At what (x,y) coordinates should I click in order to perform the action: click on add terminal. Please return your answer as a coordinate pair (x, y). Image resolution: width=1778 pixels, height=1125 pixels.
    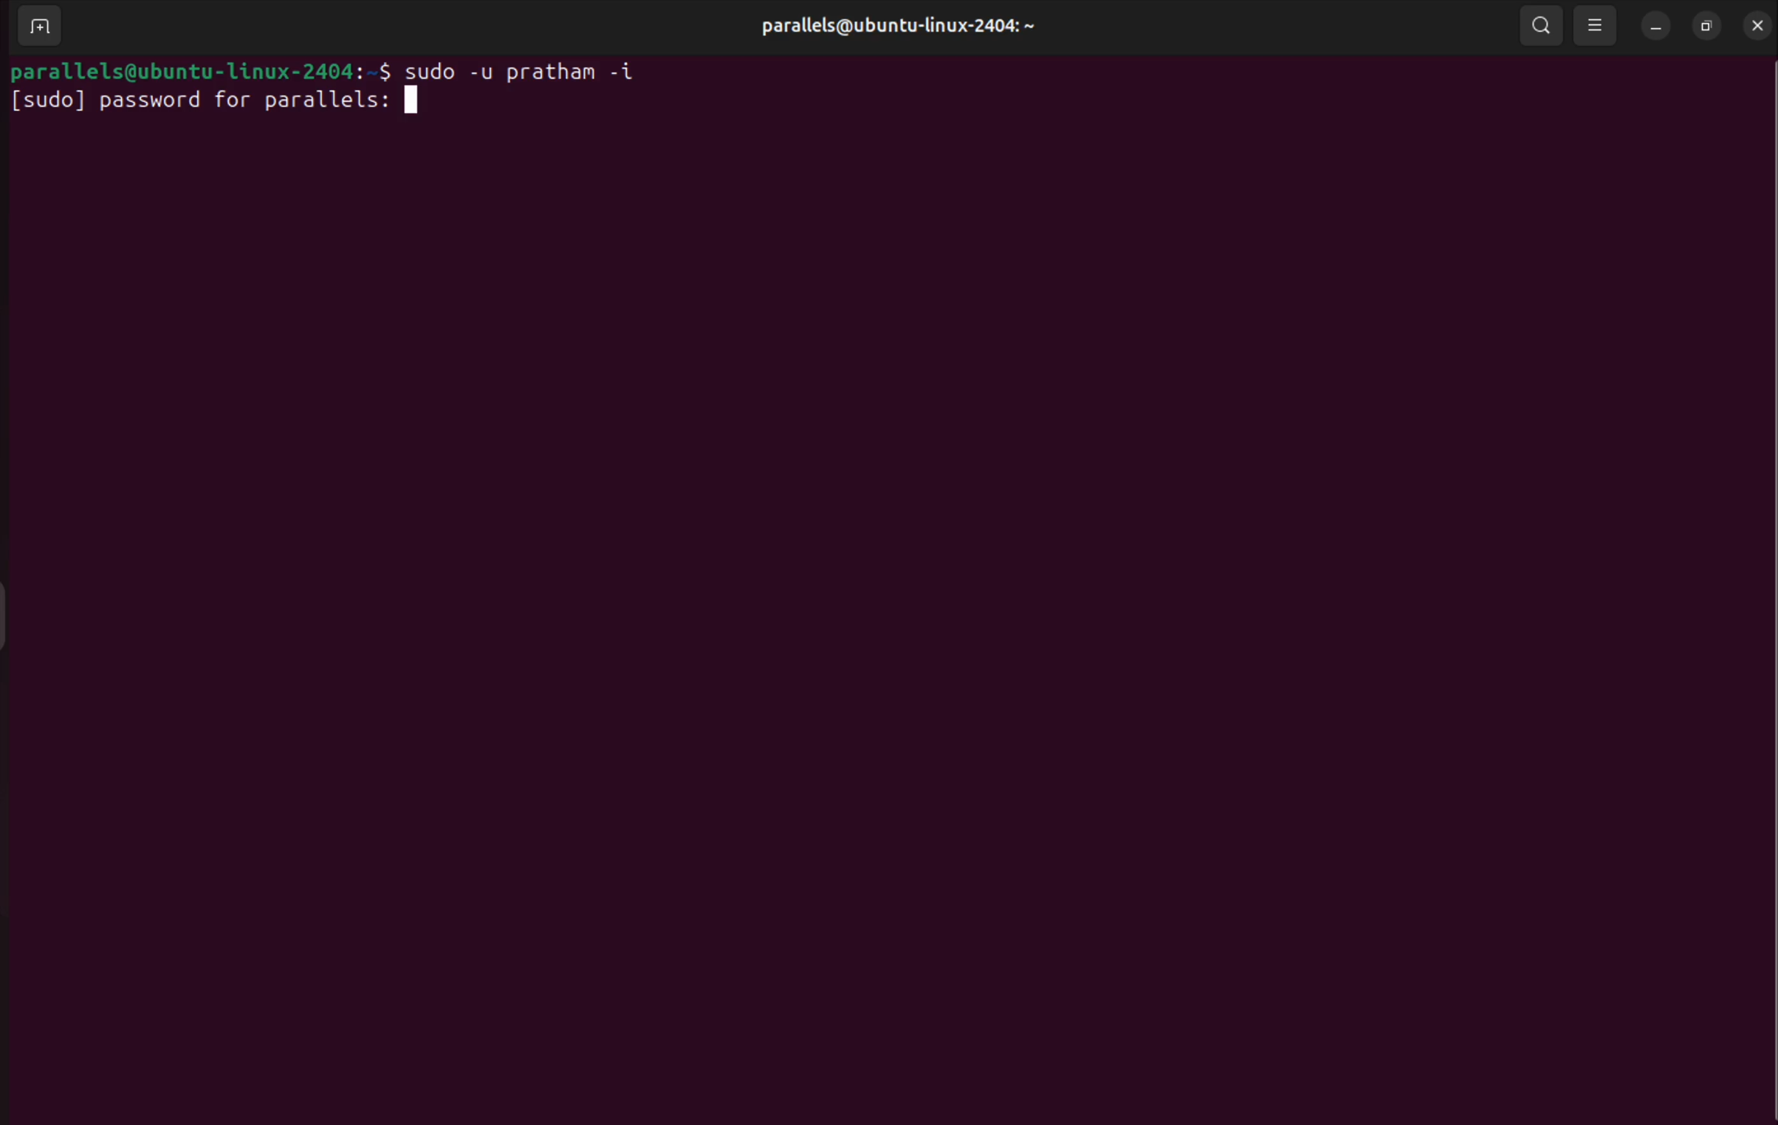
    Looking at the image, I should click on (36, 27).